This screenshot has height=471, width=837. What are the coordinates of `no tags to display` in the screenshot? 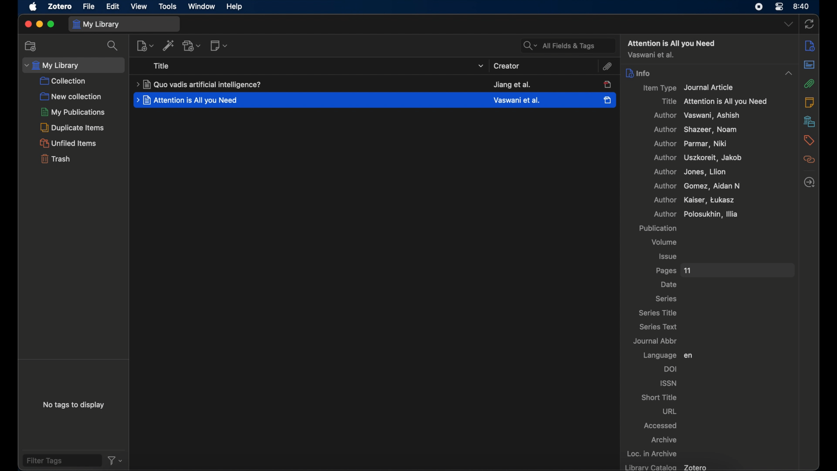 It's located at (75, 405).